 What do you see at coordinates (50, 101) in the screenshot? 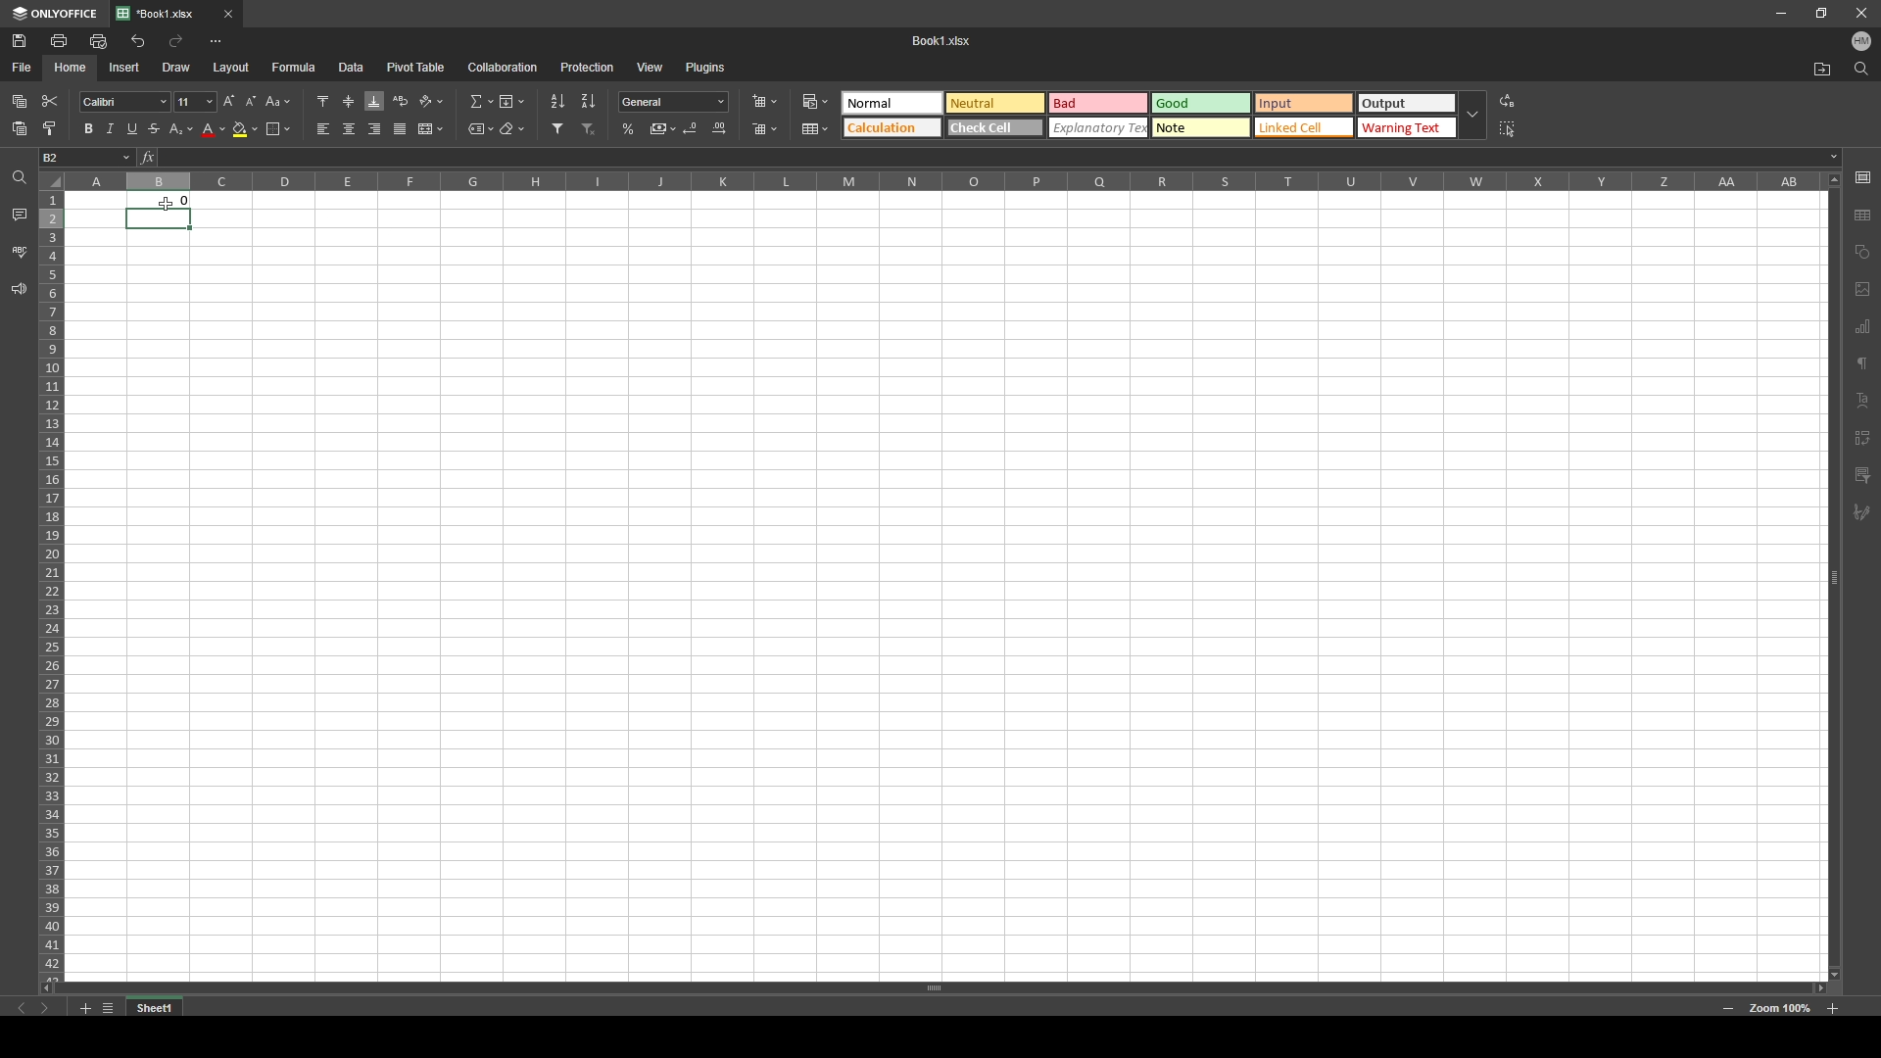
I see `cut` at bounding box center [50, 101].